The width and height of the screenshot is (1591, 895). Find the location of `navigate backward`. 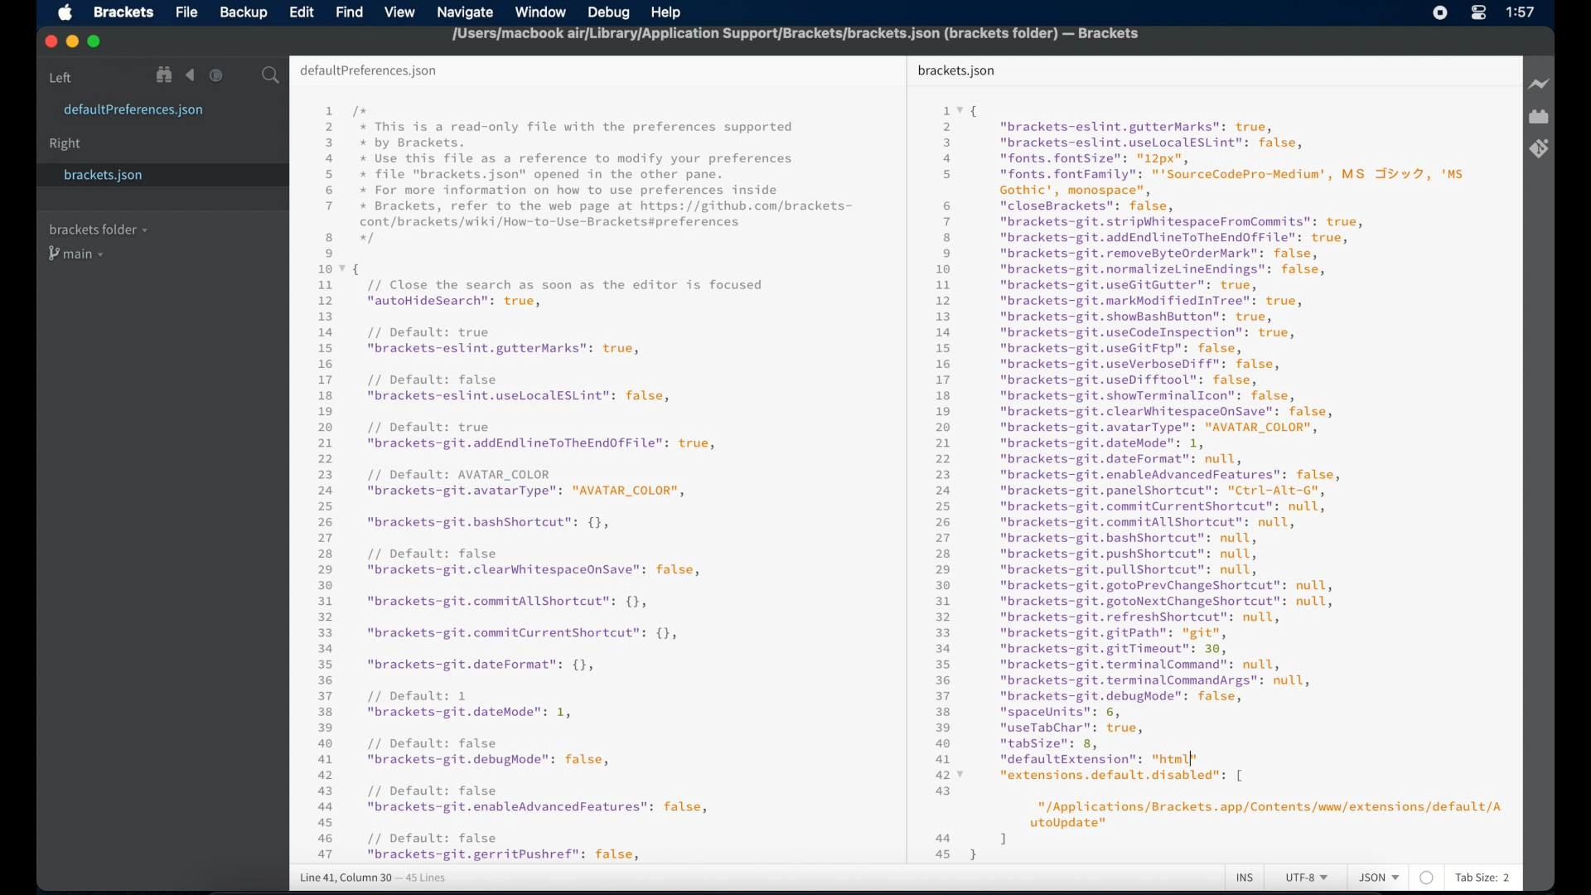

navigate backward is located at coordinates (191, 75).